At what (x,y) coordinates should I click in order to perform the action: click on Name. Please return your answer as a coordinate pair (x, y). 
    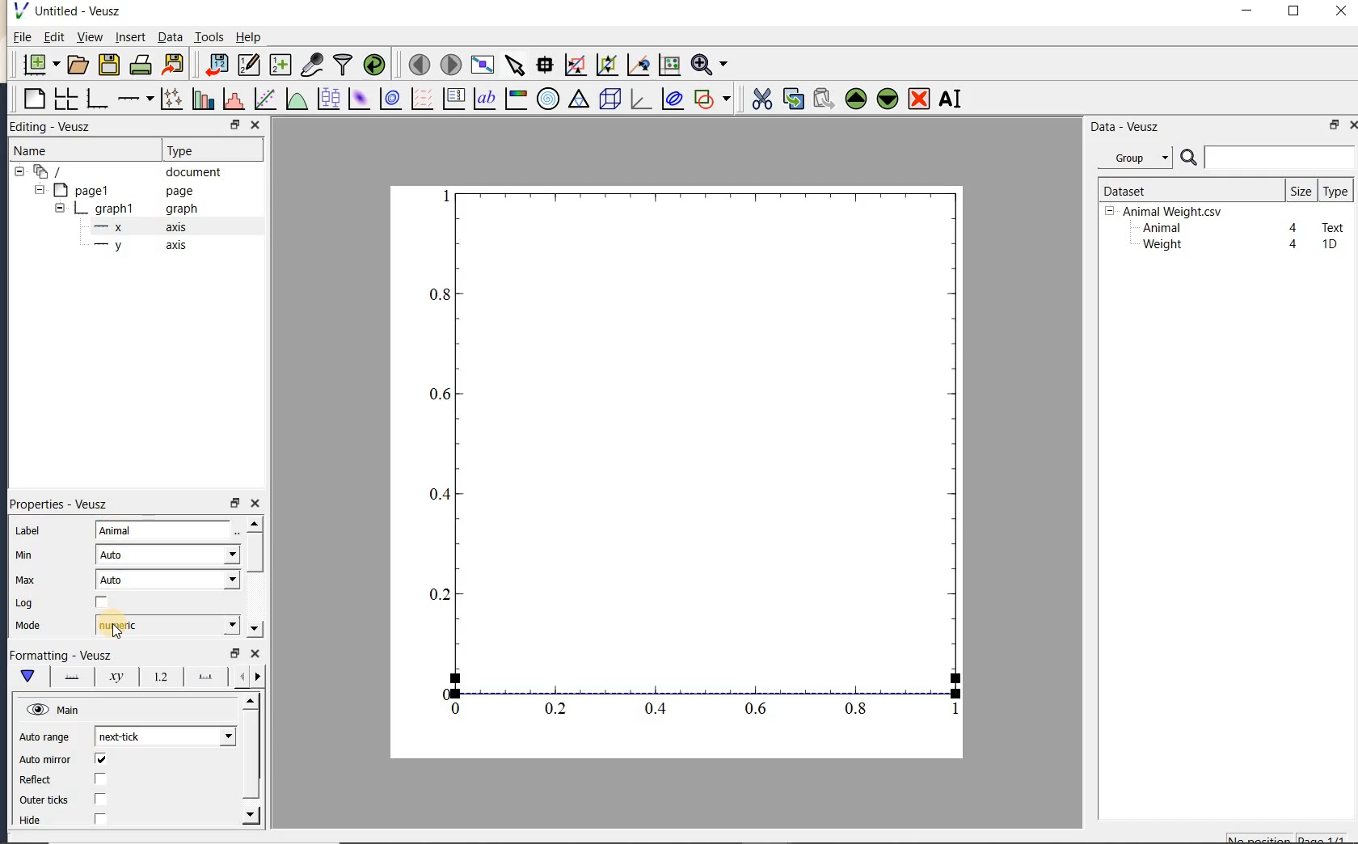
    Looking at the image, I should click on (48, 150).